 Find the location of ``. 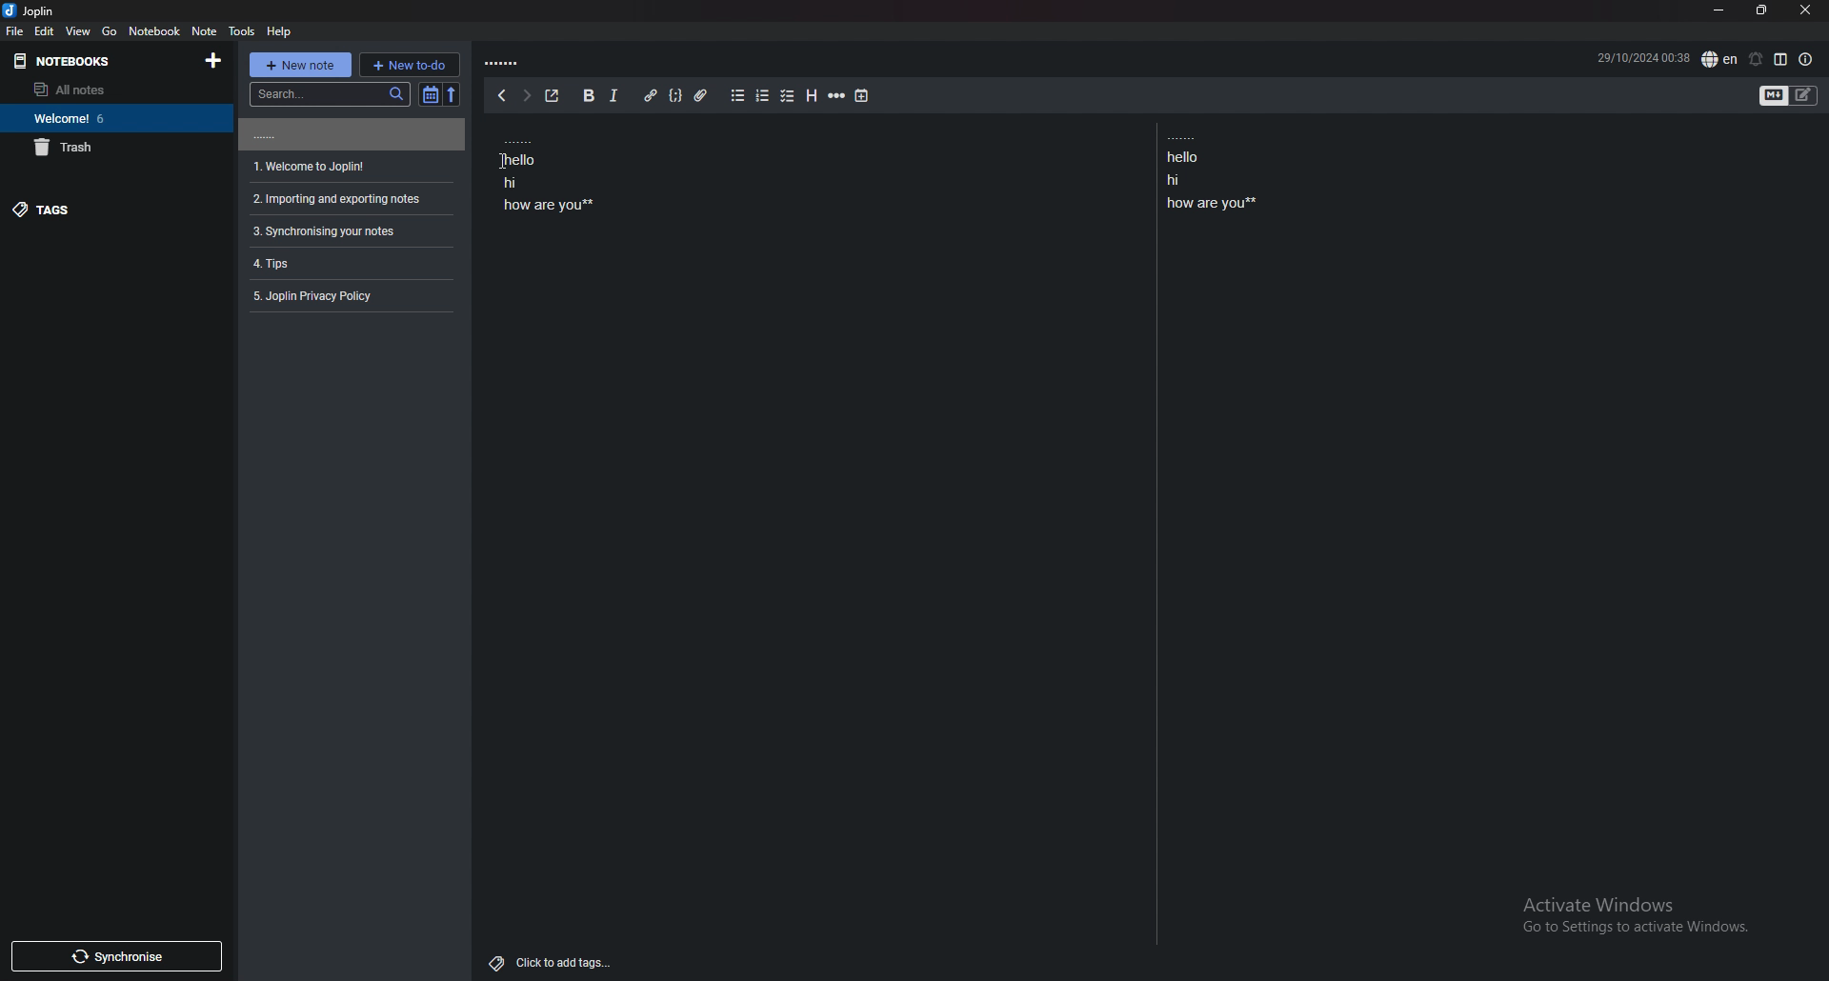

 is located at coordinates (1627, 919).